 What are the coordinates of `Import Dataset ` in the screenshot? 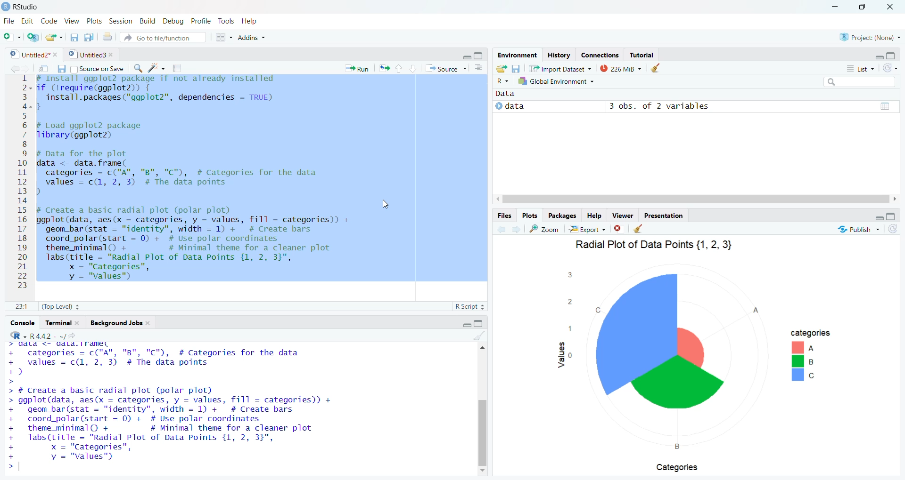 It's located at (562, 68).